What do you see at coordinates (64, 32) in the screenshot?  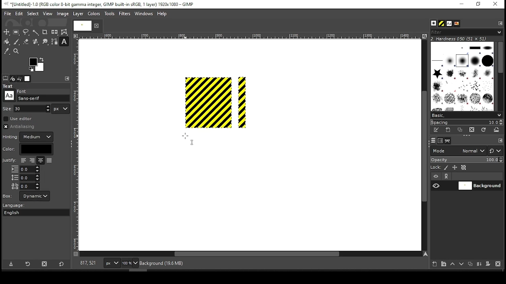 I see `warp transform tool` at bounding box center [64, 32].